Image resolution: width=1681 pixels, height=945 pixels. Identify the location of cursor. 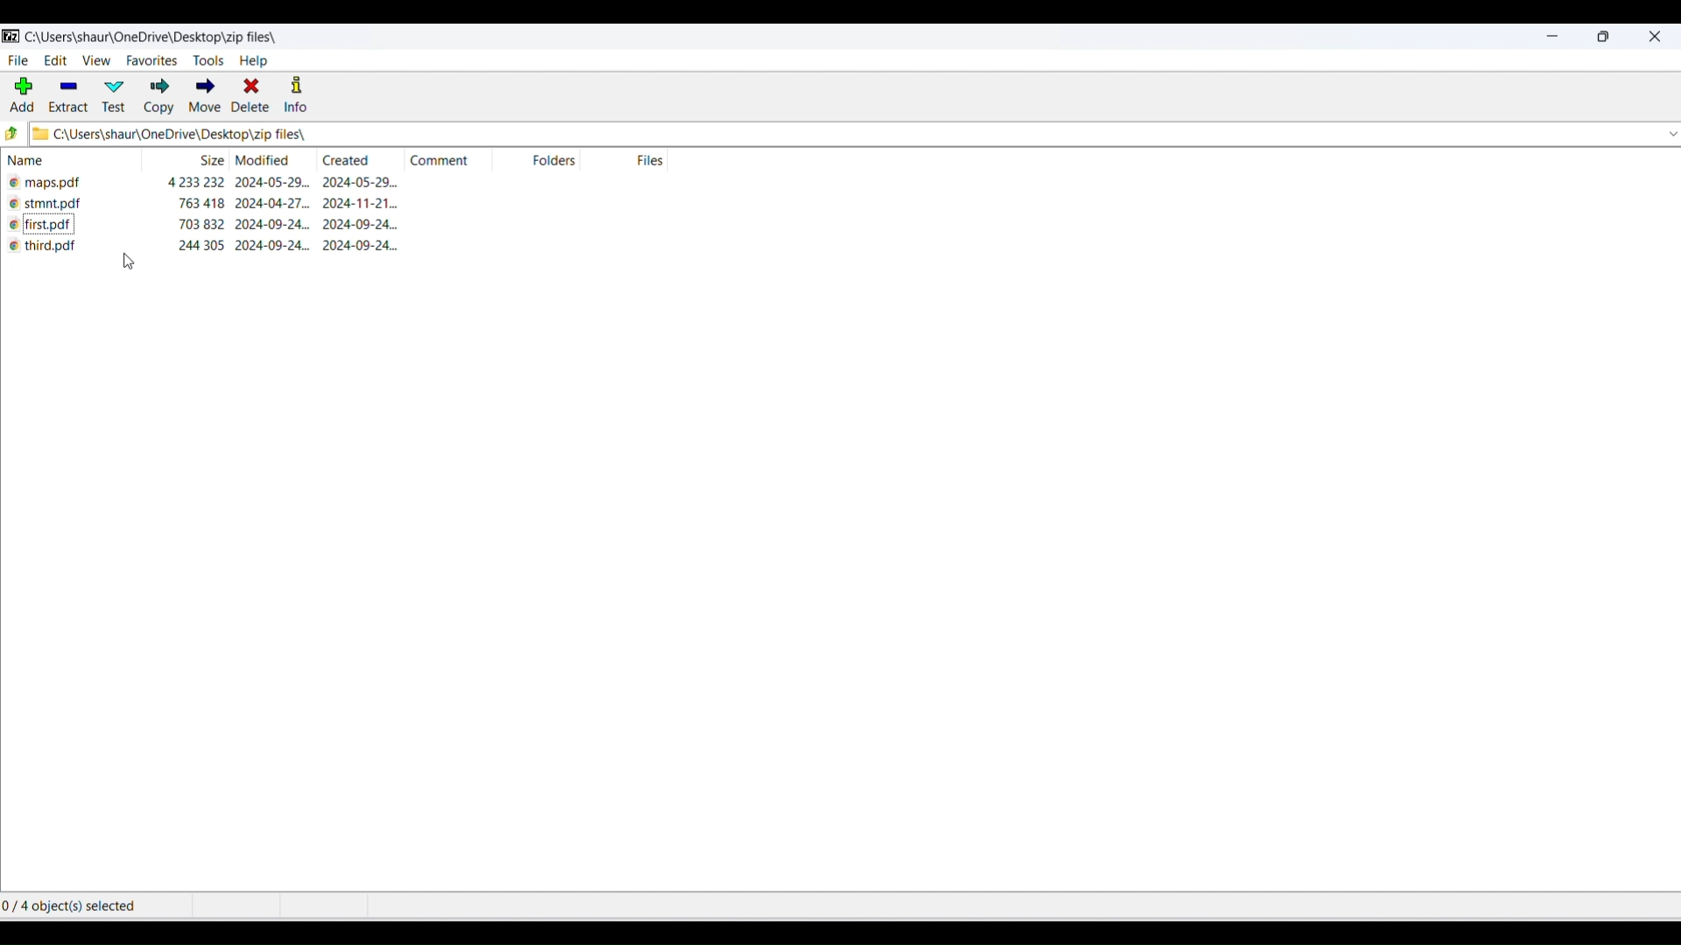
(130, 263).